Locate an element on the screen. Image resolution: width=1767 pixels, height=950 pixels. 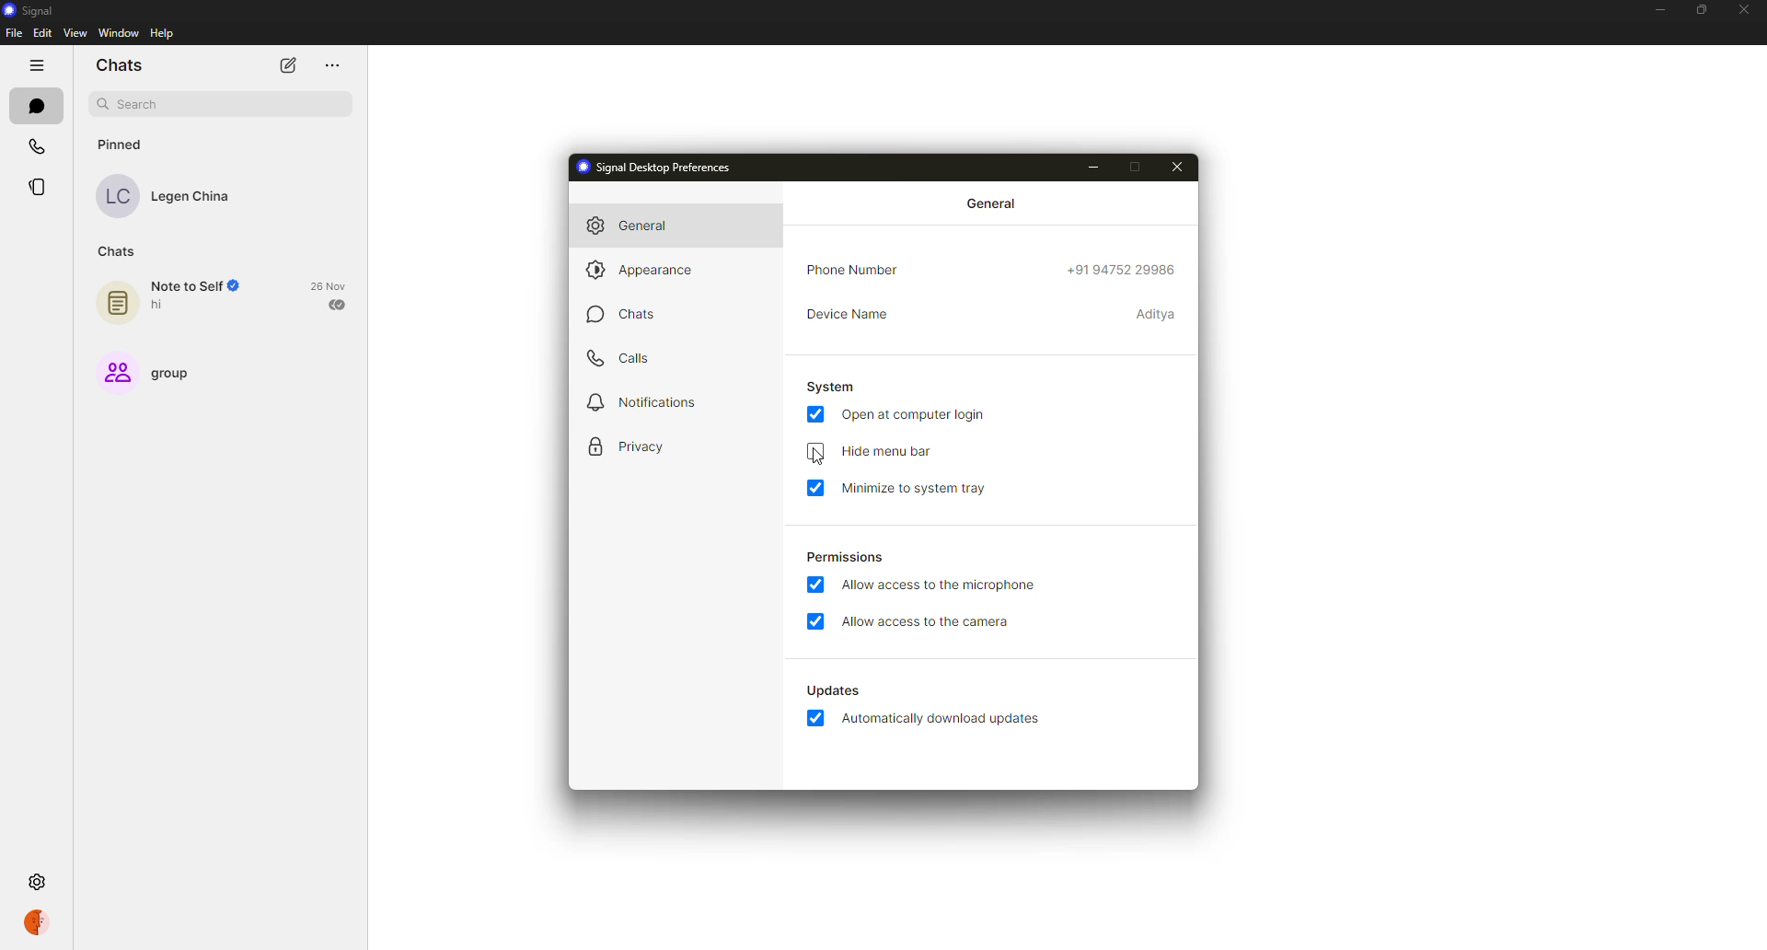
hide menu bar is located at coordinates (885, 452).